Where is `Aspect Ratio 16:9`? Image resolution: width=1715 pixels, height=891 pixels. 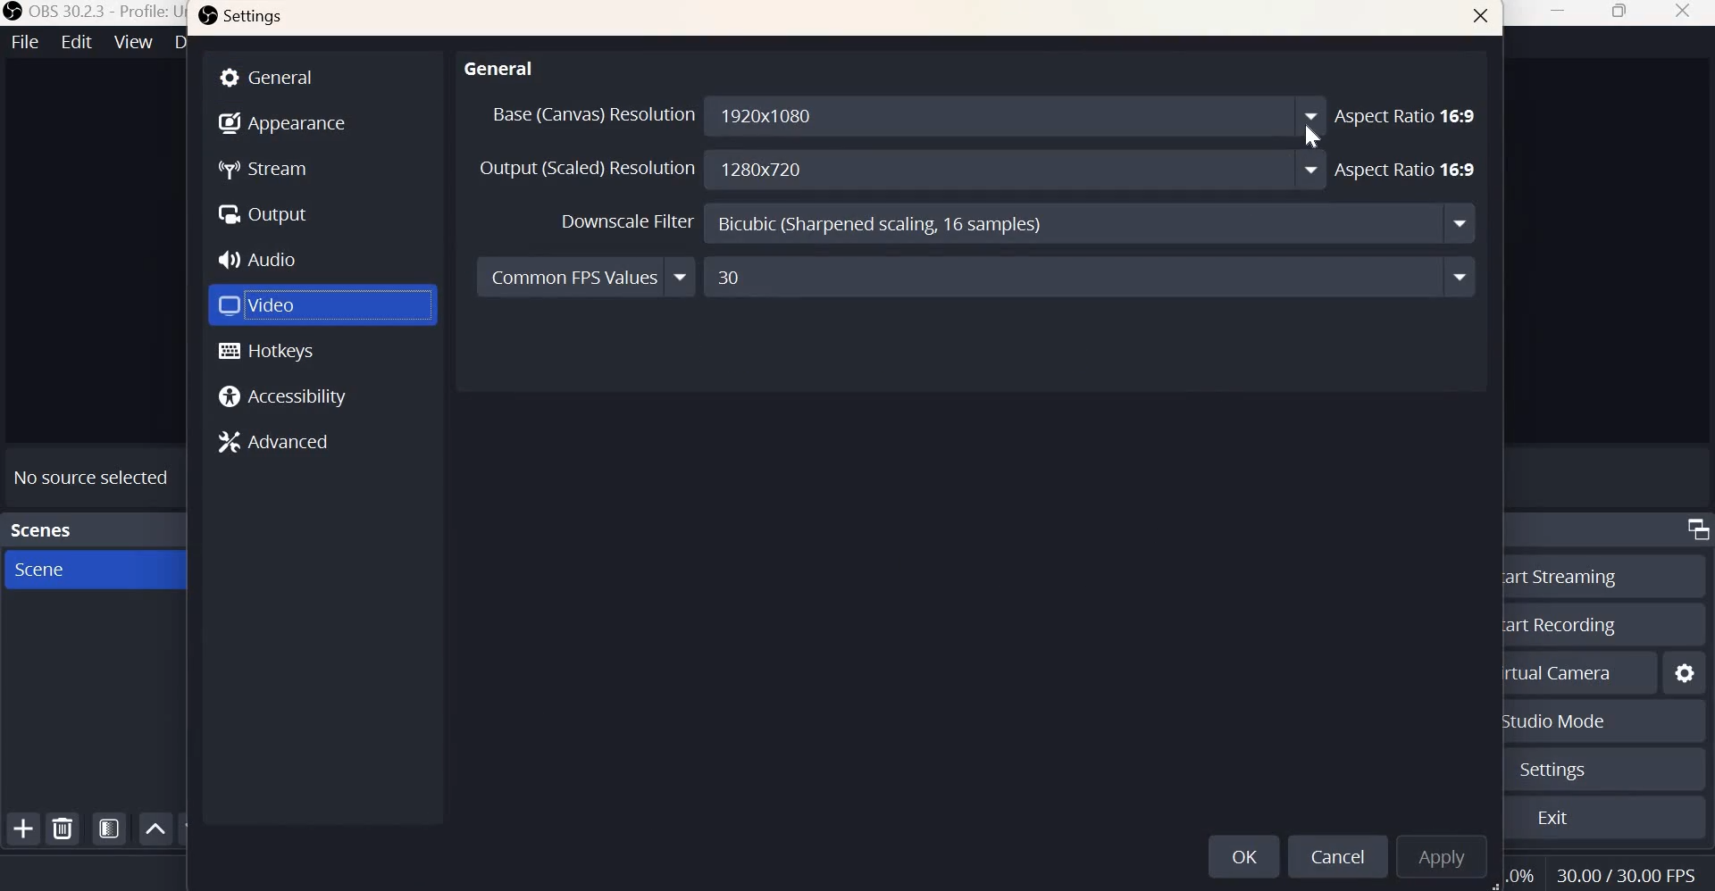
Aspect Ratio 16:9 is located at coordinates (1406, 171).